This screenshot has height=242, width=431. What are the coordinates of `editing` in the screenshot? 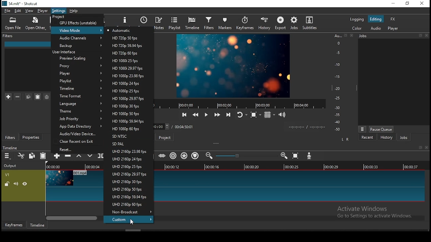 It's located at (376, 19).